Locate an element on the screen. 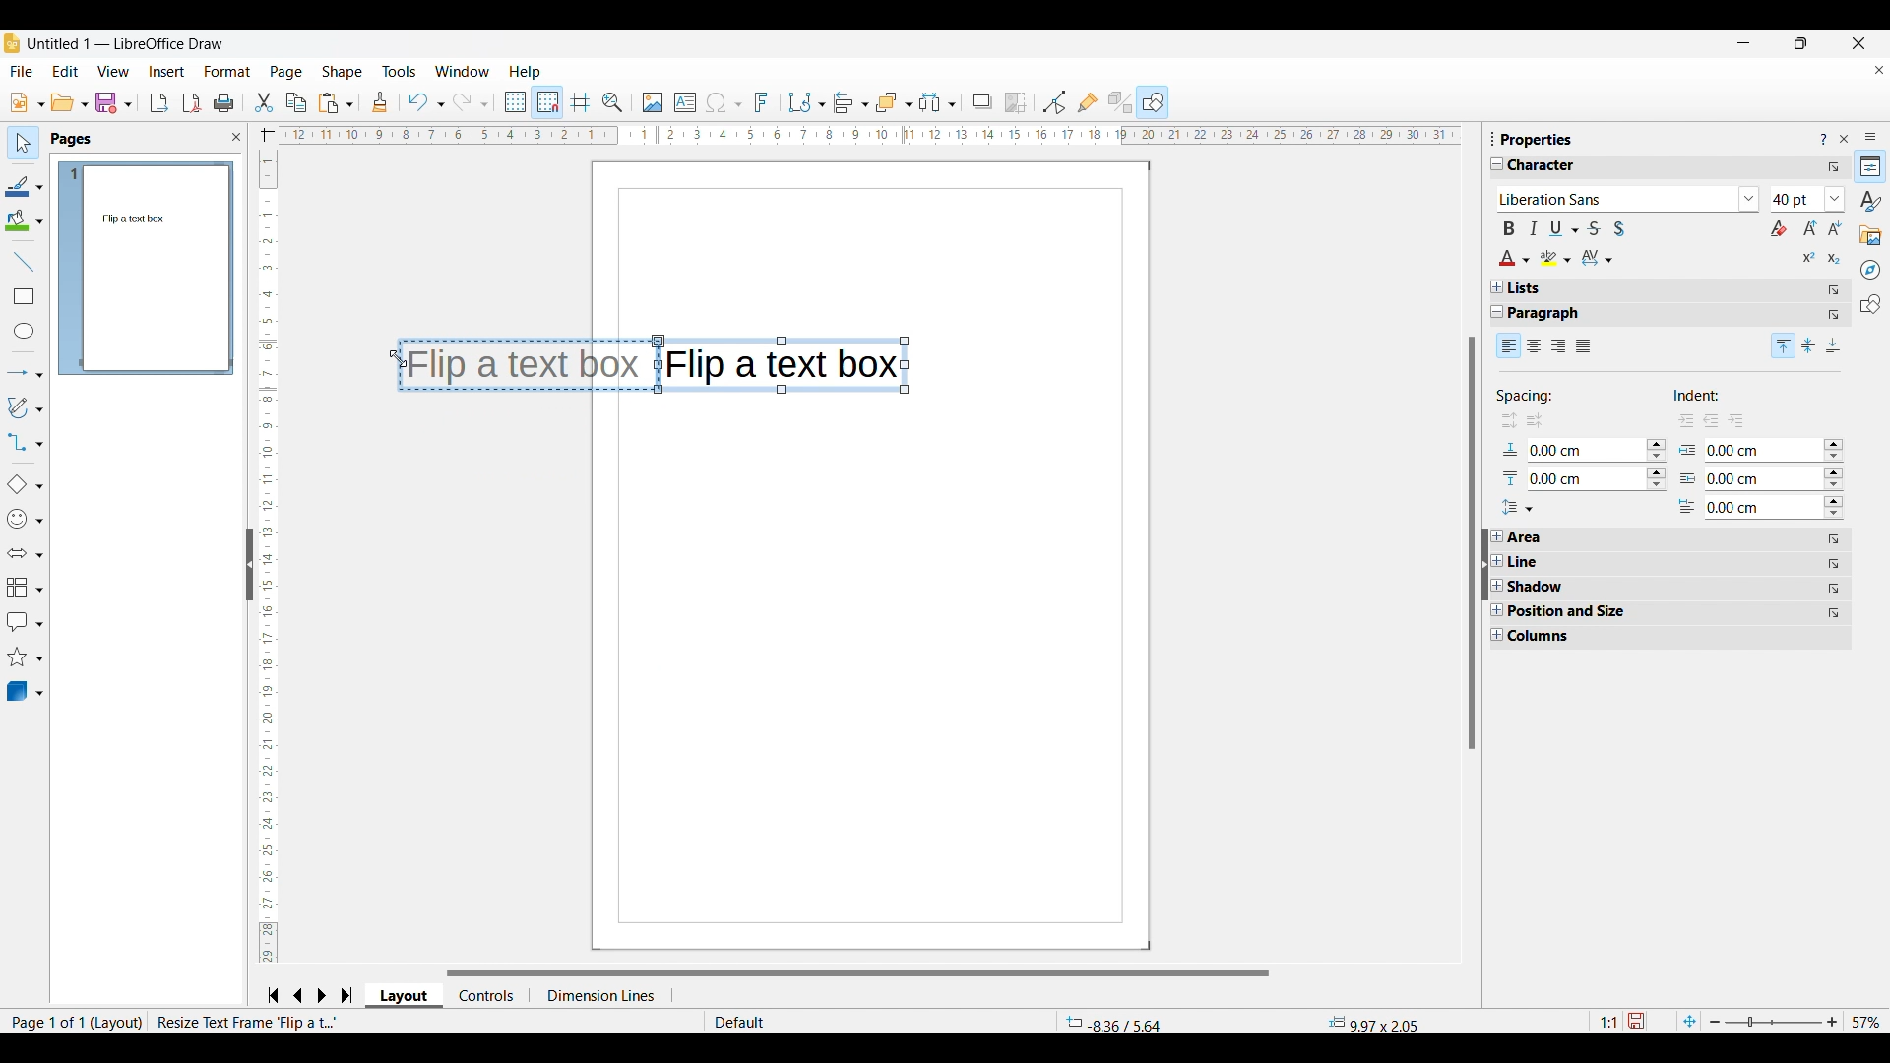 The width and height of the screenshot is (1890, 1063). Show gluepoint functions is located at coordinates (1089, 102).